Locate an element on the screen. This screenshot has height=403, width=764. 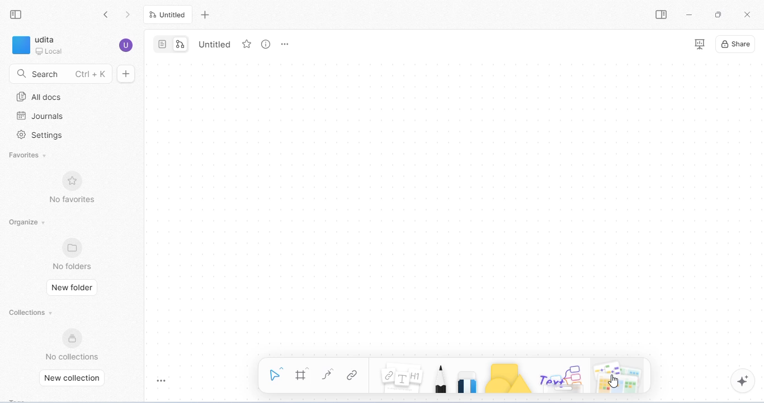
account is located at coordinates (126, 45).